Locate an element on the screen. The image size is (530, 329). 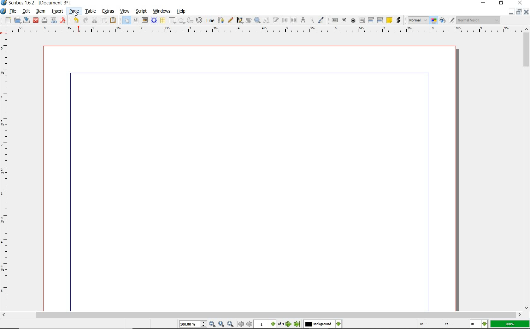
image frame is located at coordinates (144, 20).